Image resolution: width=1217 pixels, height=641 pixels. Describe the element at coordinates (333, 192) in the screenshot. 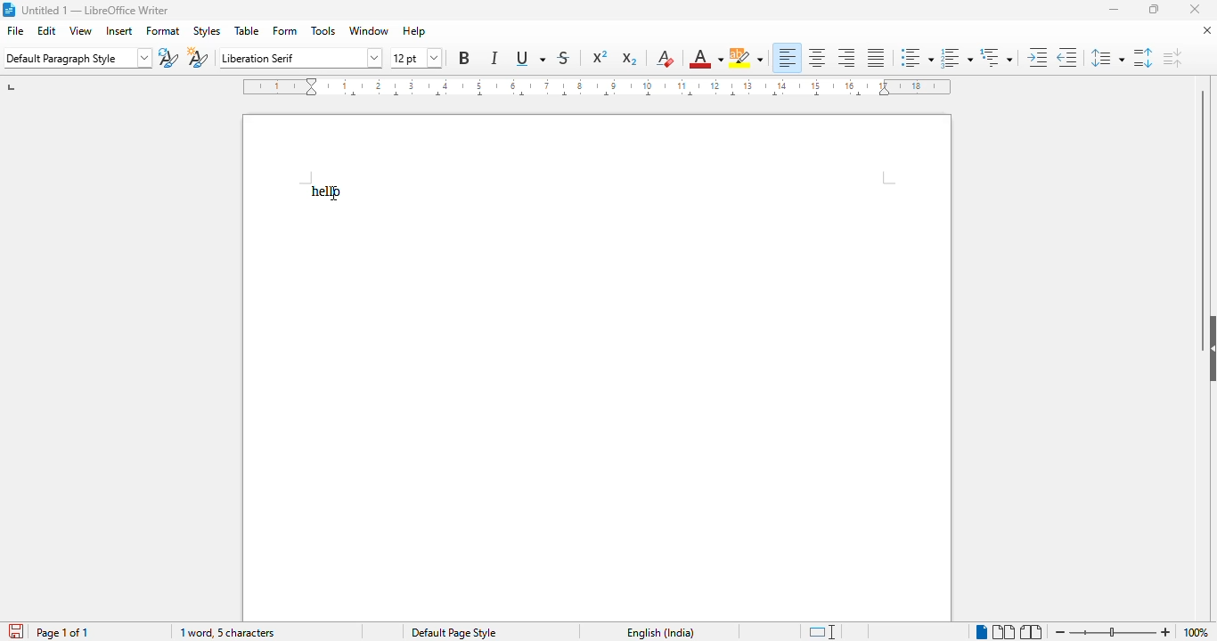

I see `cursor` at that location.